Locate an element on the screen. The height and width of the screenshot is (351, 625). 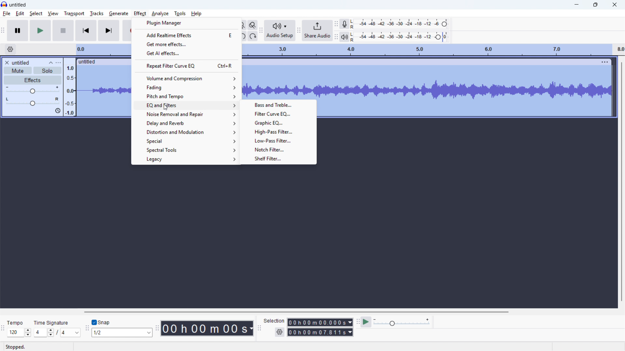
pan: centre is located at coordinates (33, 101).